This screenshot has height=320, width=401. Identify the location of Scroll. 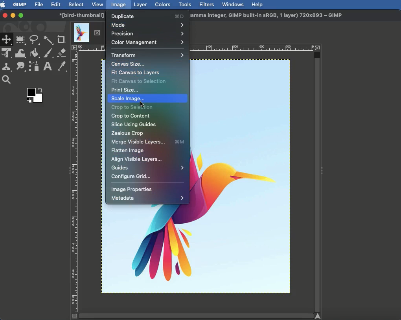
(318, 180).